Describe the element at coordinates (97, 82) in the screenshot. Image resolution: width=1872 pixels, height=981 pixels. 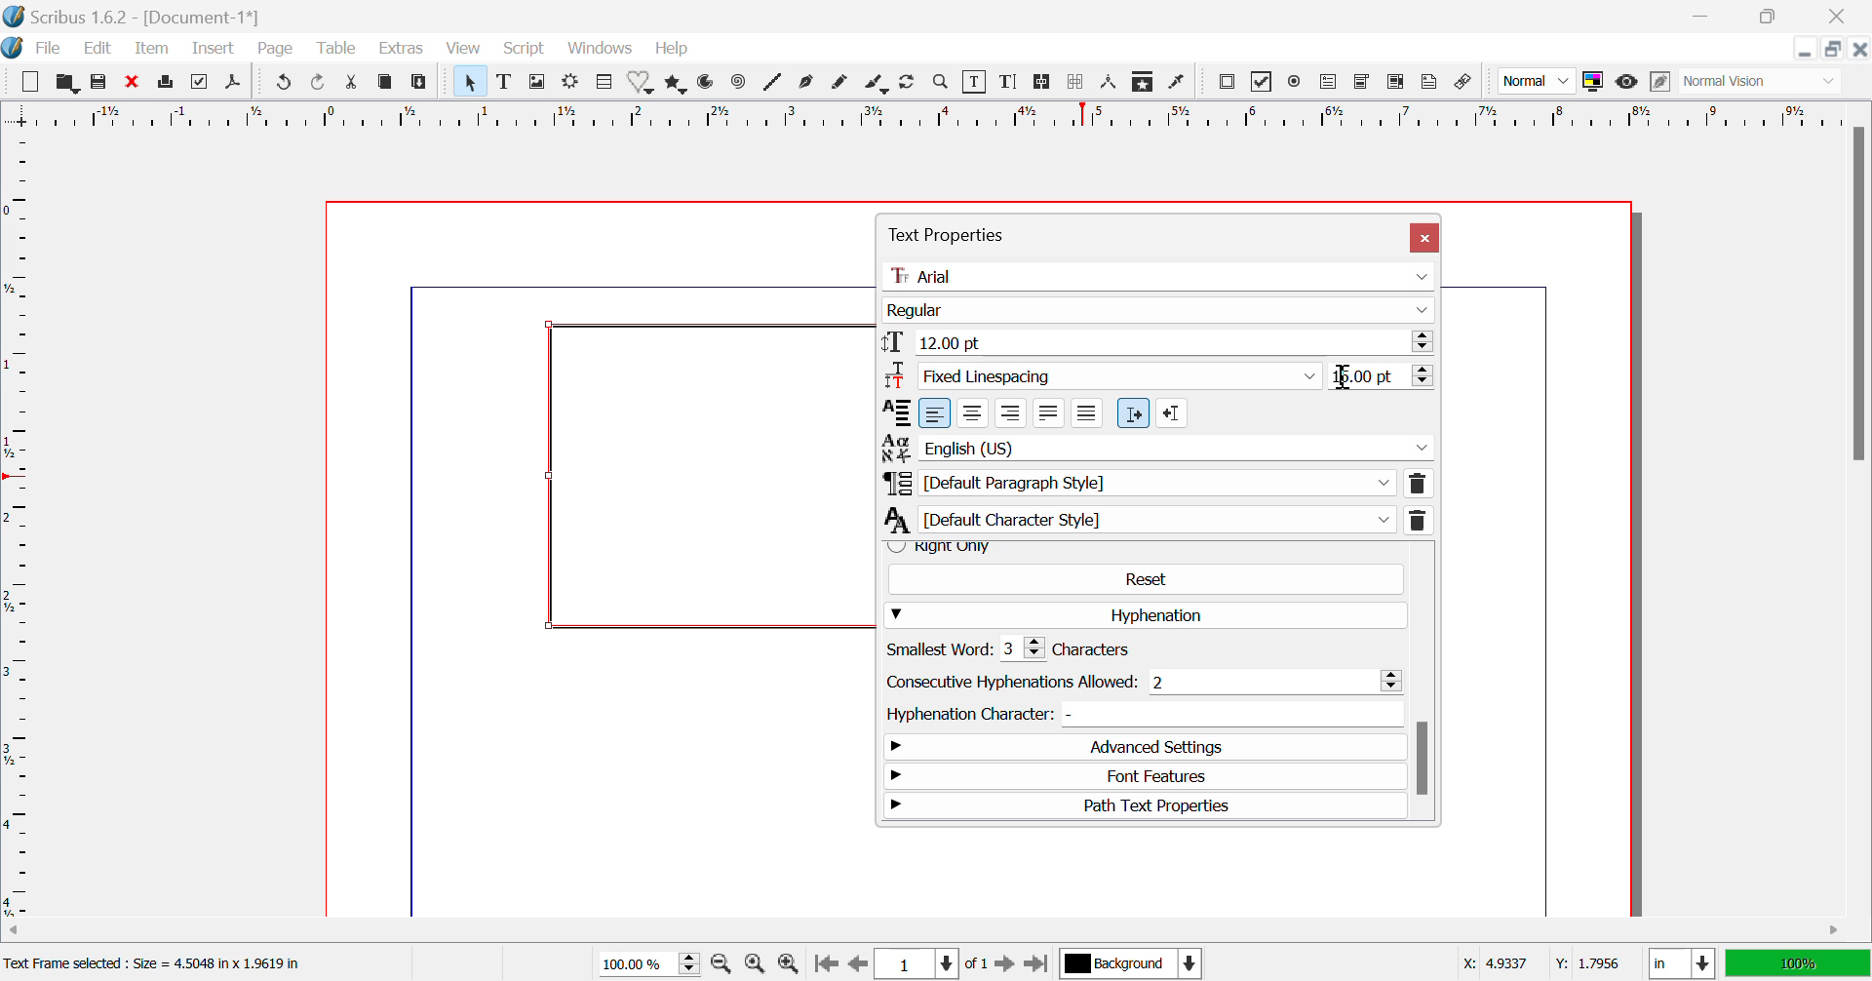
I see `Save` at that location.